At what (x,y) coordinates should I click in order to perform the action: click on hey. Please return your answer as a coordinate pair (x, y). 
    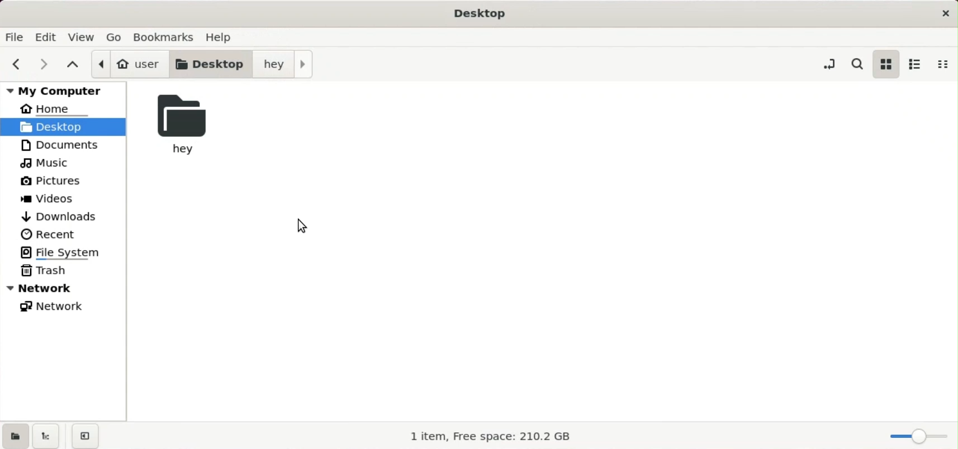
    Looking at the image, I should click on (182, 126).